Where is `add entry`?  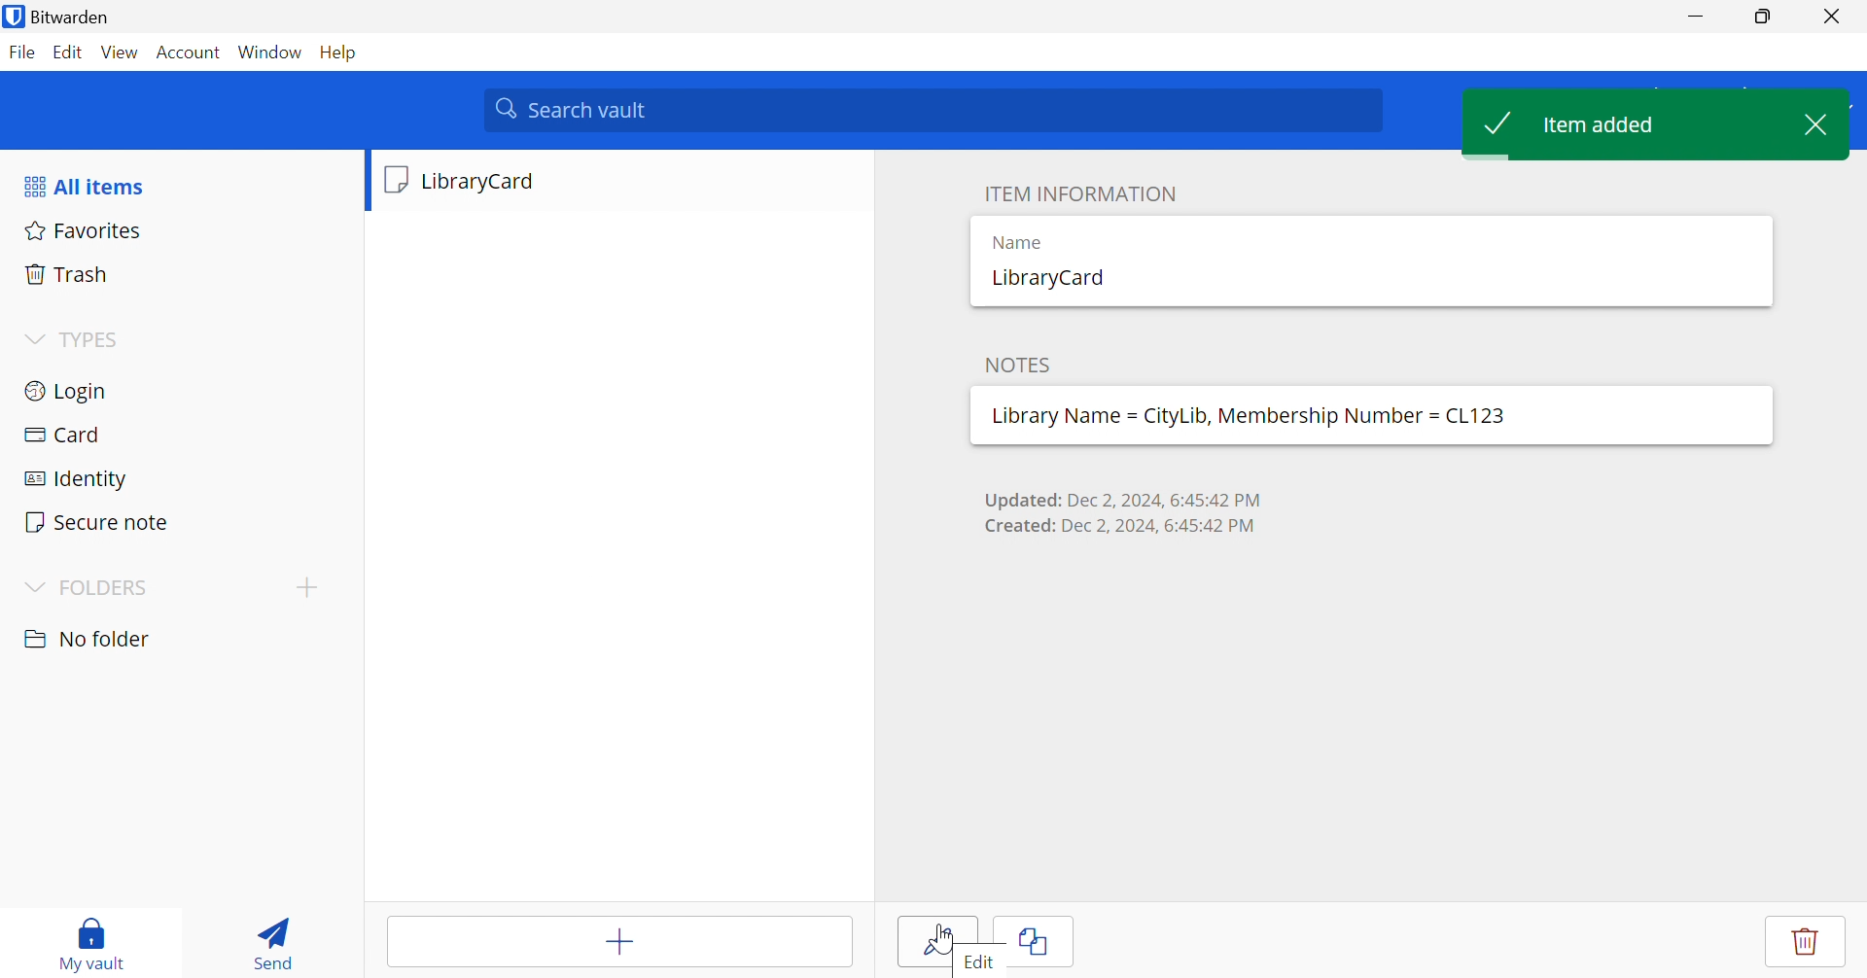
add entry is located at coordinates (617, 942).